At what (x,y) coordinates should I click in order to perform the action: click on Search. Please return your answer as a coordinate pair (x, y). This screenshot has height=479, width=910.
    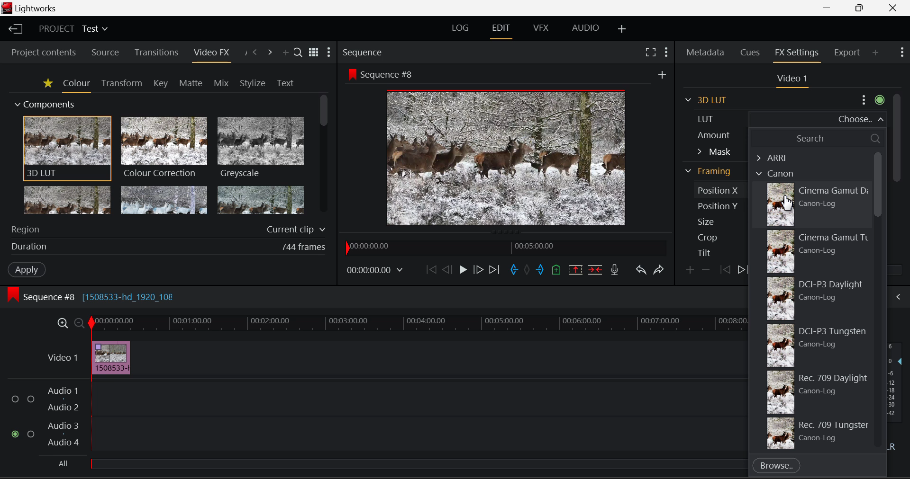
    Looking at the image, I should click on (816, 138).